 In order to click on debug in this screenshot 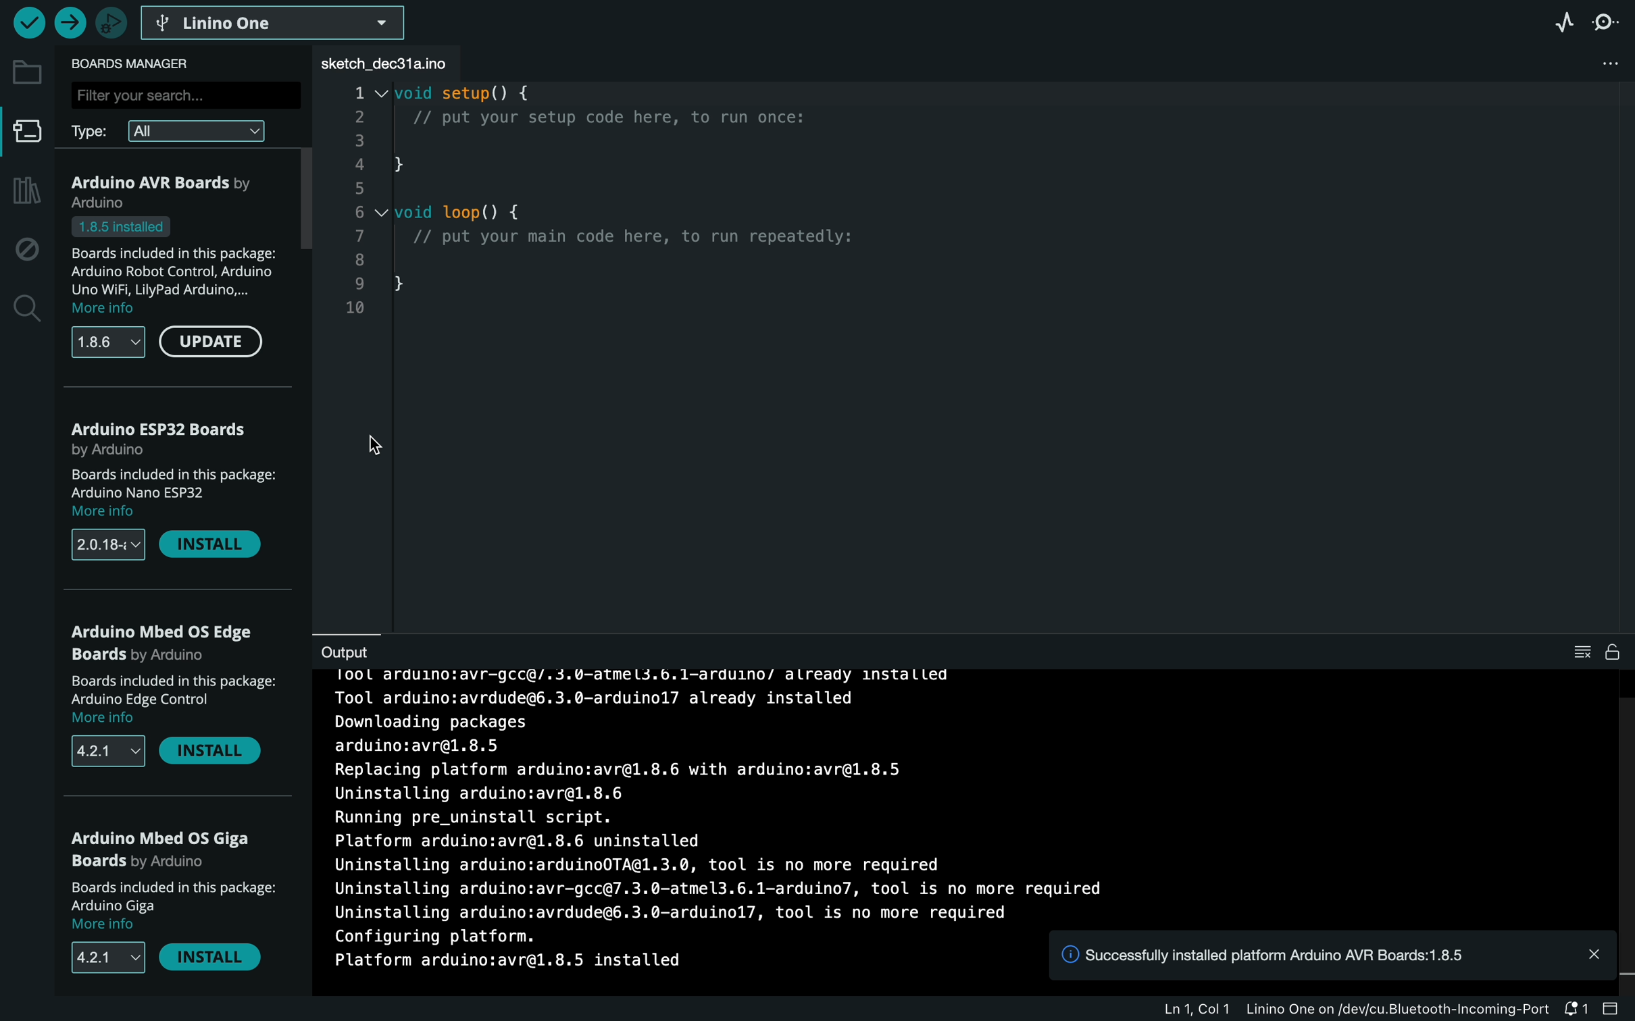, I will do `click(27, 250)`.